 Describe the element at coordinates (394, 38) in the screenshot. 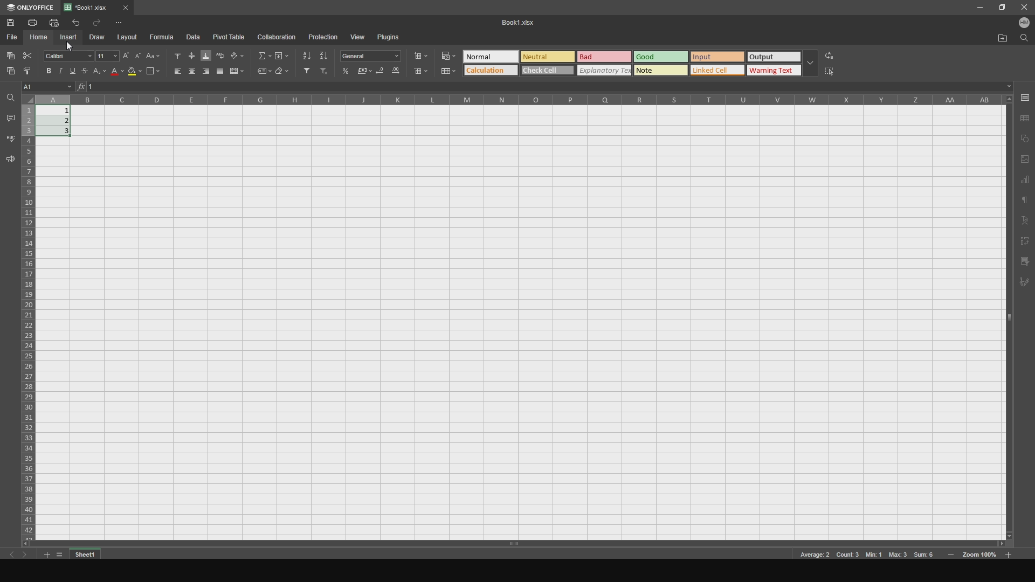

I see `plugins` at that location.